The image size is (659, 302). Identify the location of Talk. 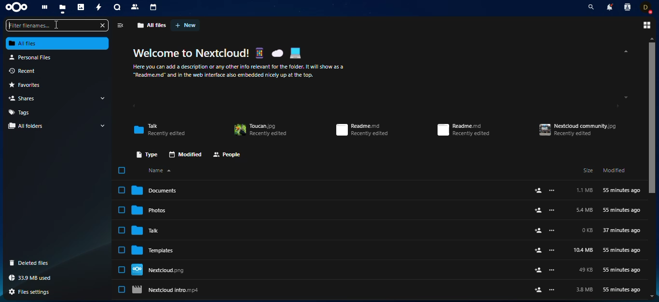
(330, 230).